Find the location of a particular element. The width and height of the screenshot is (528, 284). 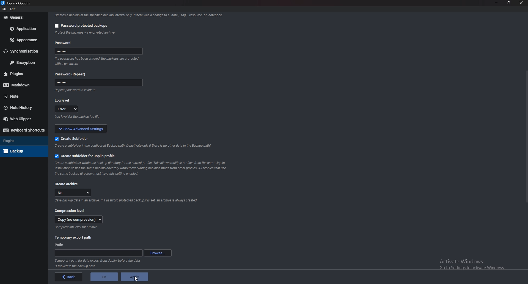

Resize is located at coordinates (509, 3).